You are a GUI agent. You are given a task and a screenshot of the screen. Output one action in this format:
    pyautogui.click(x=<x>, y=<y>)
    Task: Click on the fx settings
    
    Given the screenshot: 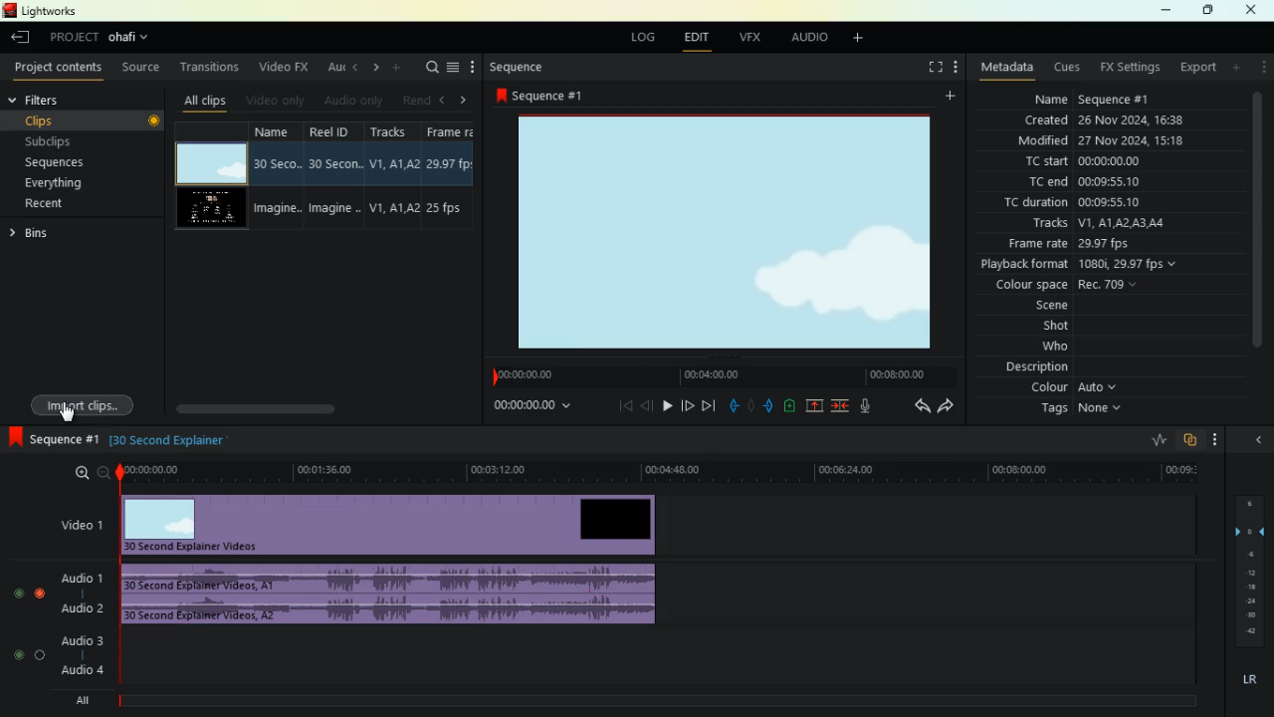 What is the action you would take?
    pyautogui.click(x=1129, y=68)
    